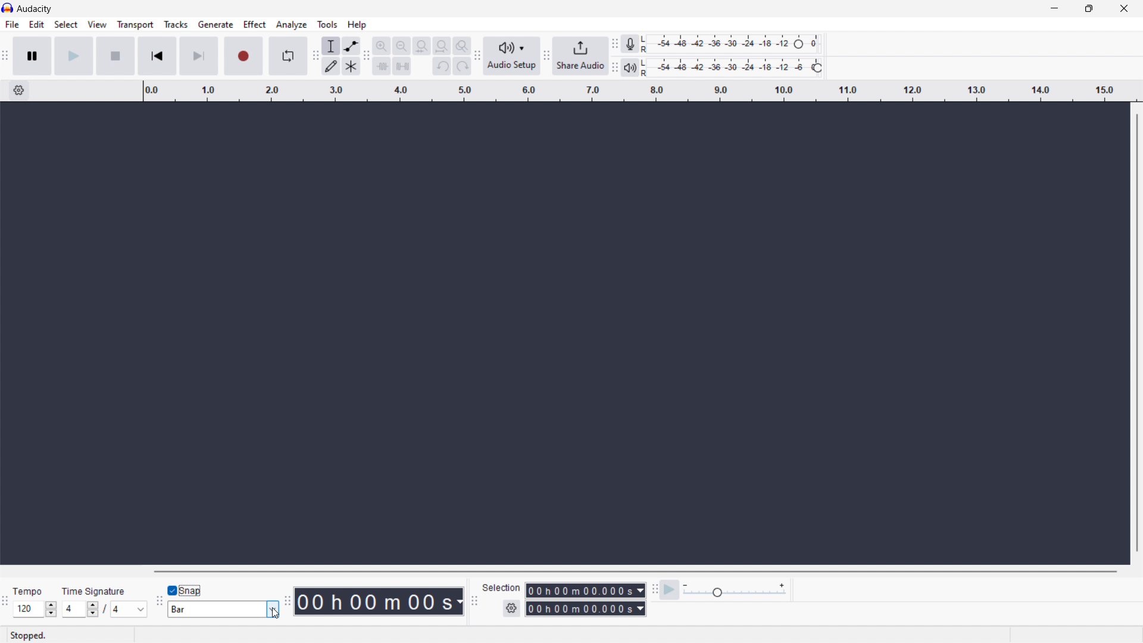 The width and height of the screenshot is (1143, 643). What do you see at coordinates (287, 56) in the screenshot?
I see `enable looping` at bounding box center [287, 56].